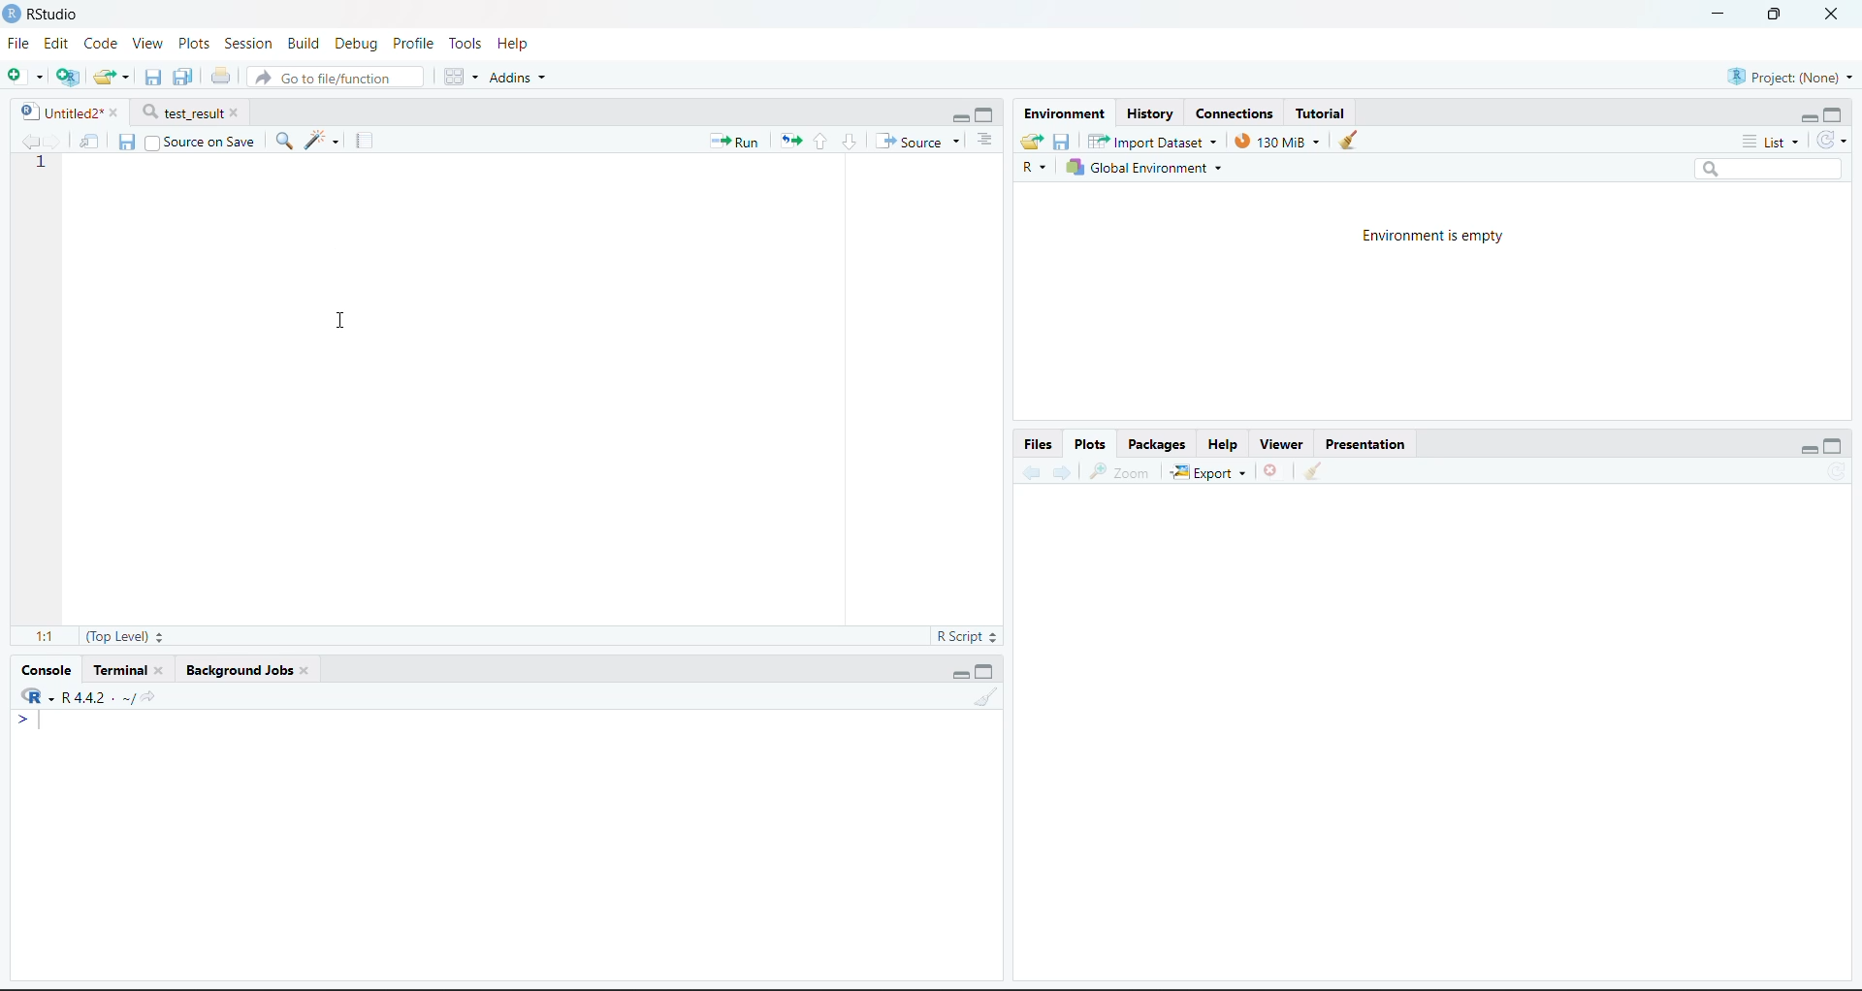 This screenshot has width=1862, height=991. I want to click on Re-run the previous code region (Ctrl + Alt + P), so click(789, 143).